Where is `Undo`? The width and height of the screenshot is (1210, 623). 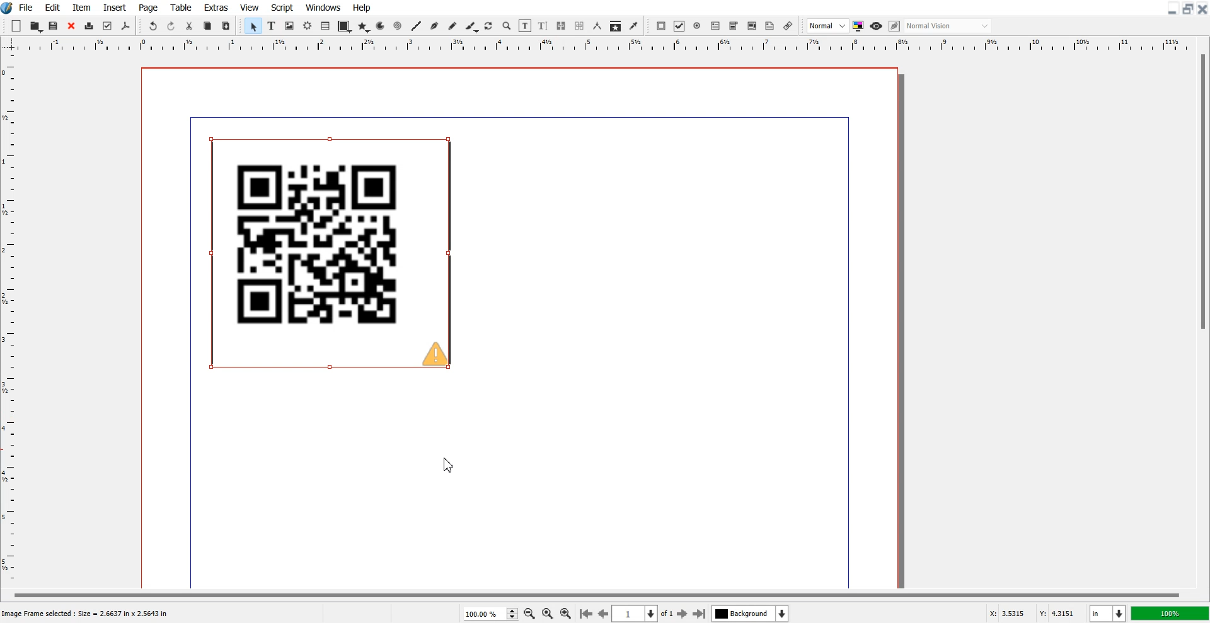 Undo is located at coordinates (153, 25).